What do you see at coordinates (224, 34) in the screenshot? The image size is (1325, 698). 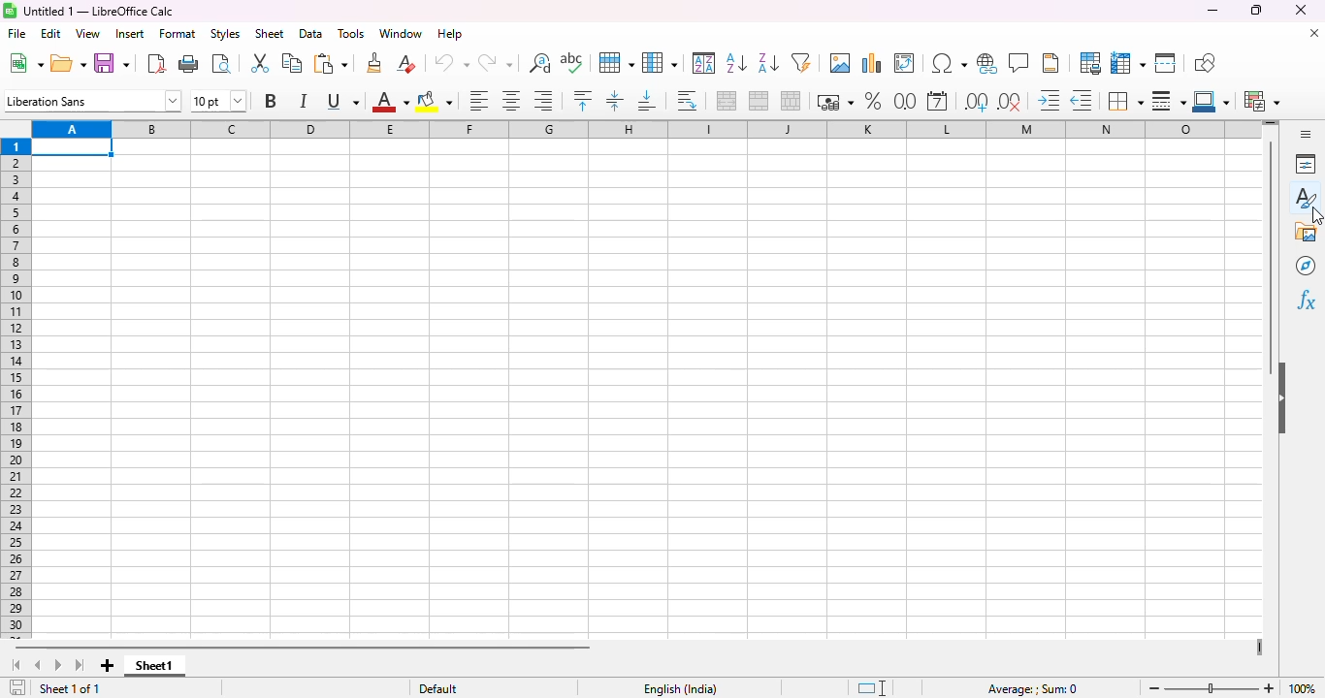 I see `styles` at bounding box center [224, 34].